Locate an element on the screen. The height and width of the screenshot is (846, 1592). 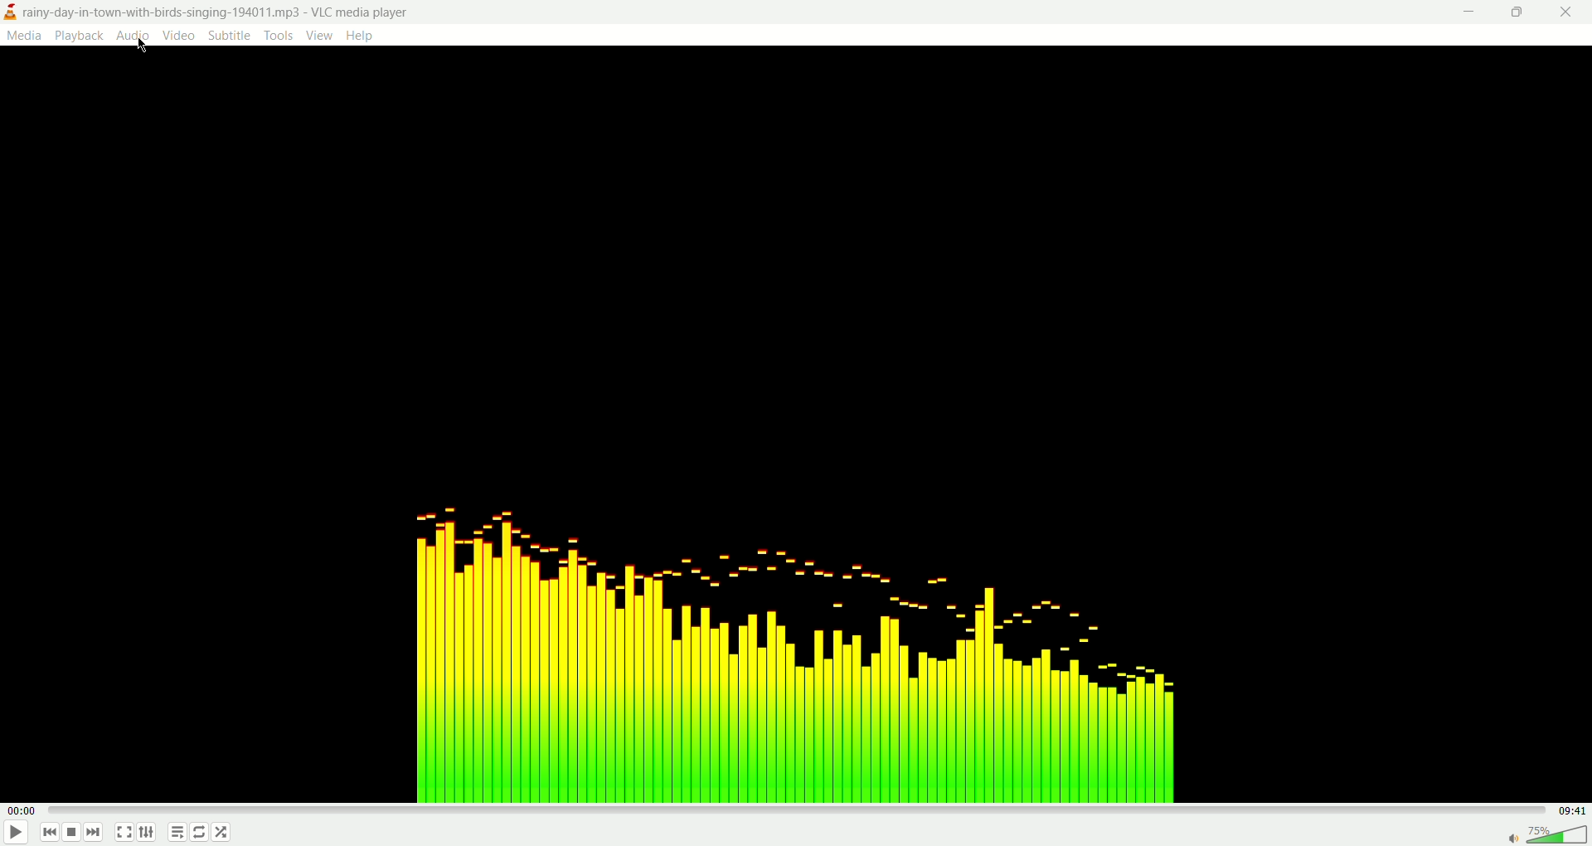
subtitle is located at coordinates (228, 33).